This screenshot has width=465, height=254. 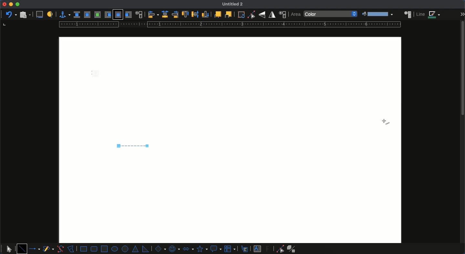 I want to click on Toggle point edit mode, so click(x=251, y=15).